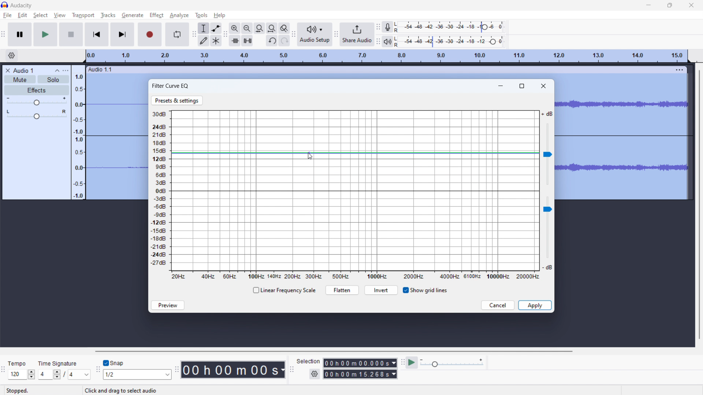 This screenshot has width=703, height=395. What do you see at coordinates (378, 41) in the screenshot?
I see `playback meter toolbar` at bounding box center [378, 41].